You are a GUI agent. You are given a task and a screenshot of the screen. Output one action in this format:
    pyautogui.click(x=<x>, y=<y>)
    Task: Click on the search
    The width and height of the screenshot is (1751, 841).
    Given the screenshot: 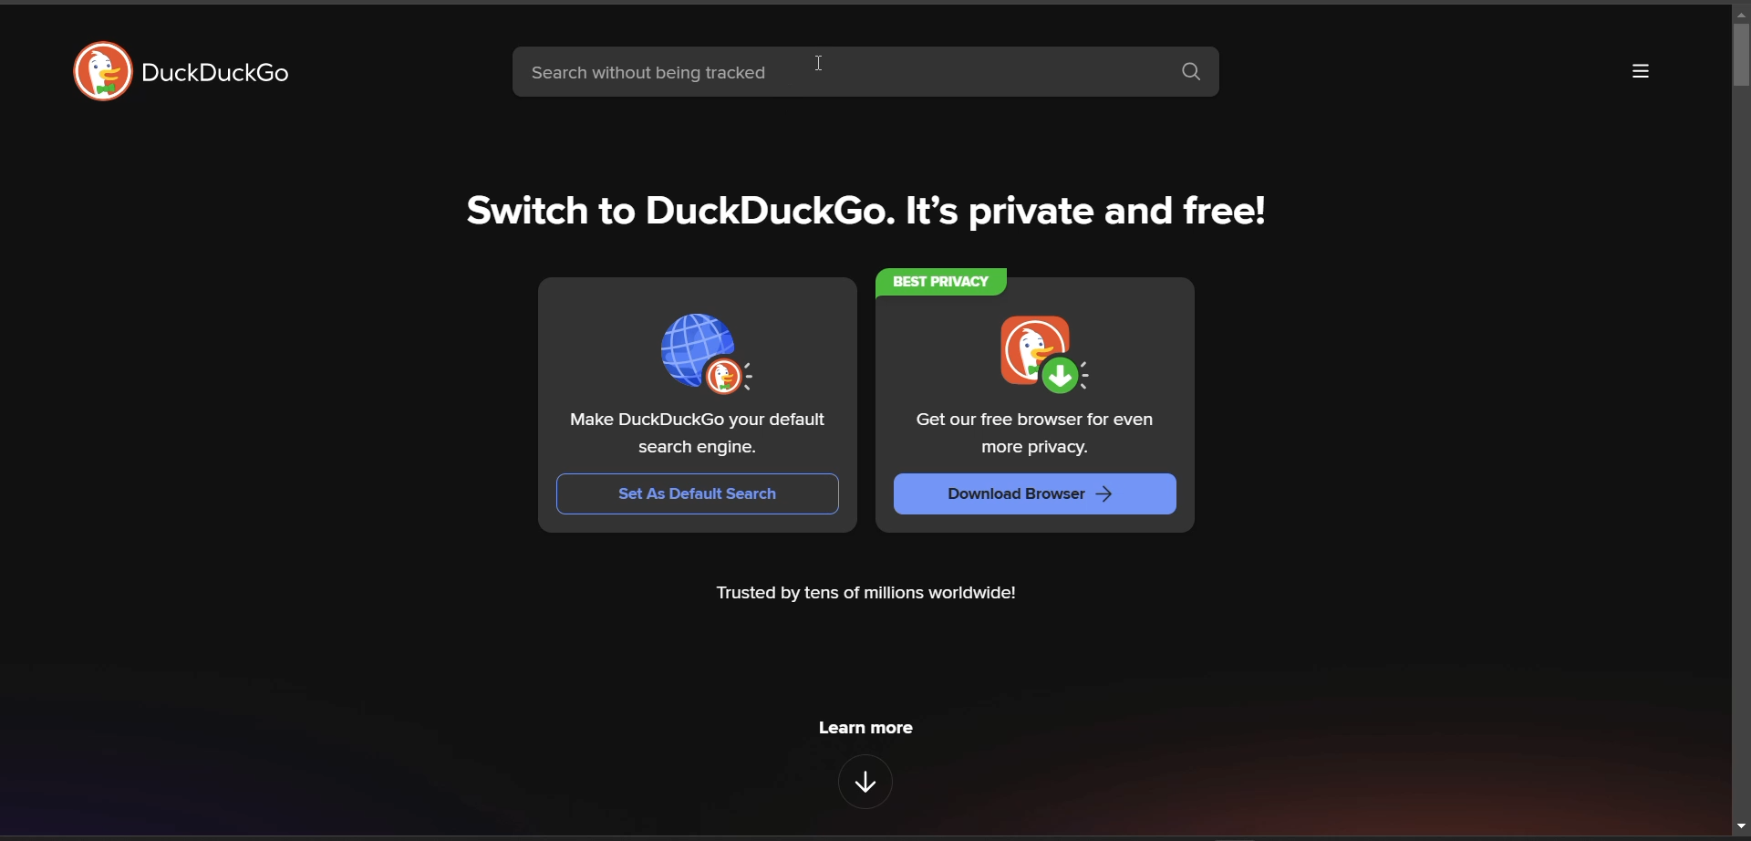 What is the action you would take?
    pyautogui.click(x=1196, y=73)
    